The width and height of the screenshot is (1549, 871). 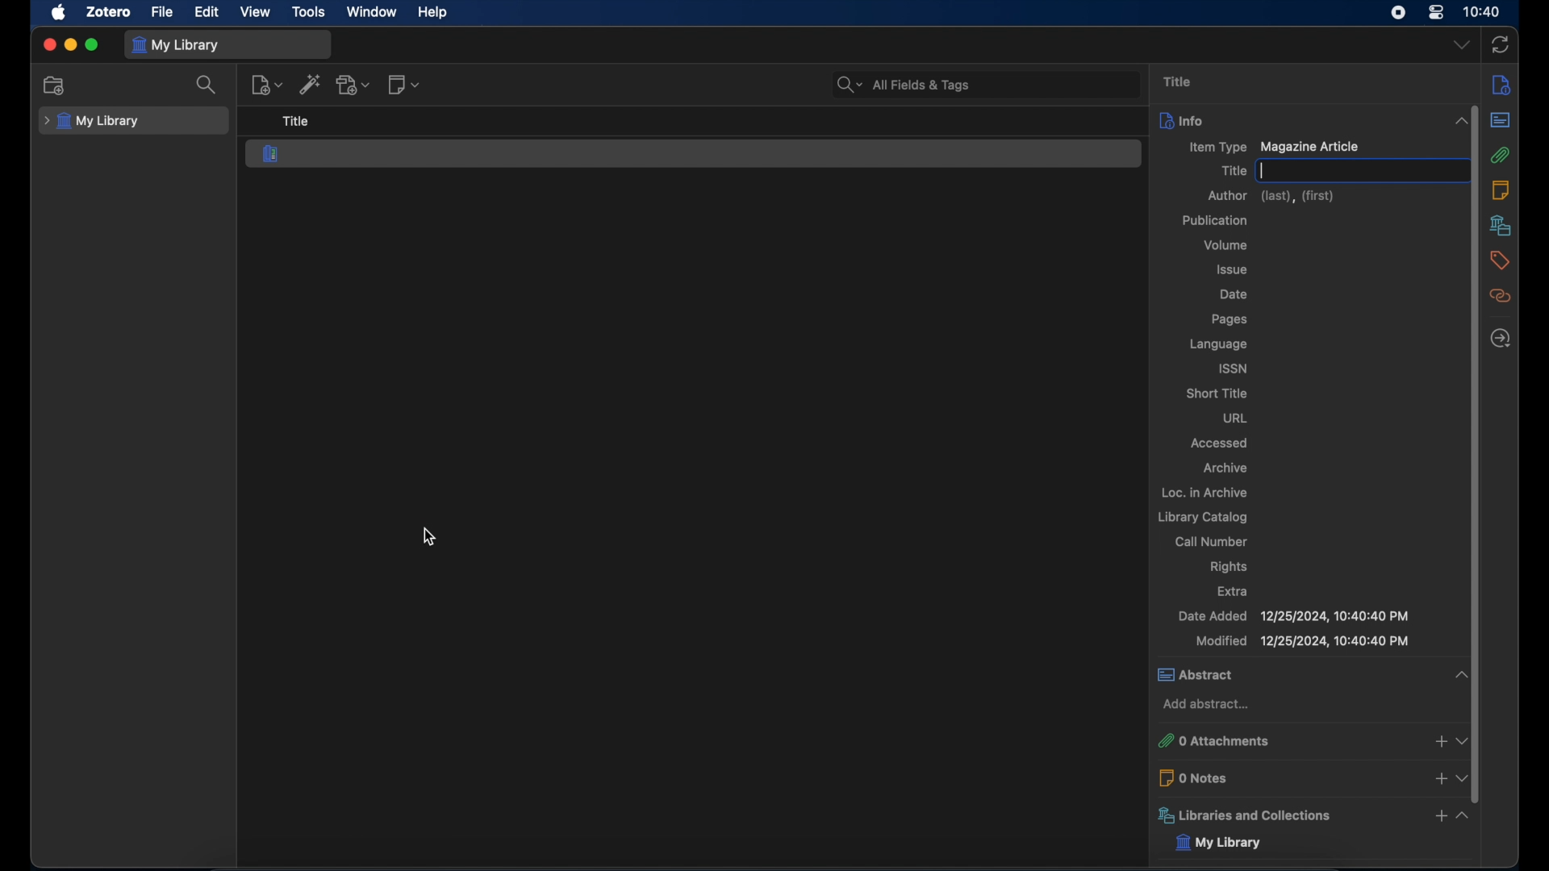 I want to click on my library, so click(x=1231, y=844).